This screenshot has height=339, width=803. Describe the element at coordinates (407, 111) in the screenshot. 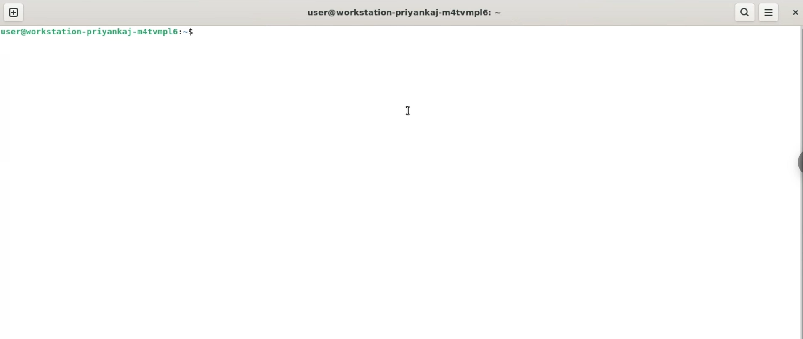

I see `cursor` at that location.